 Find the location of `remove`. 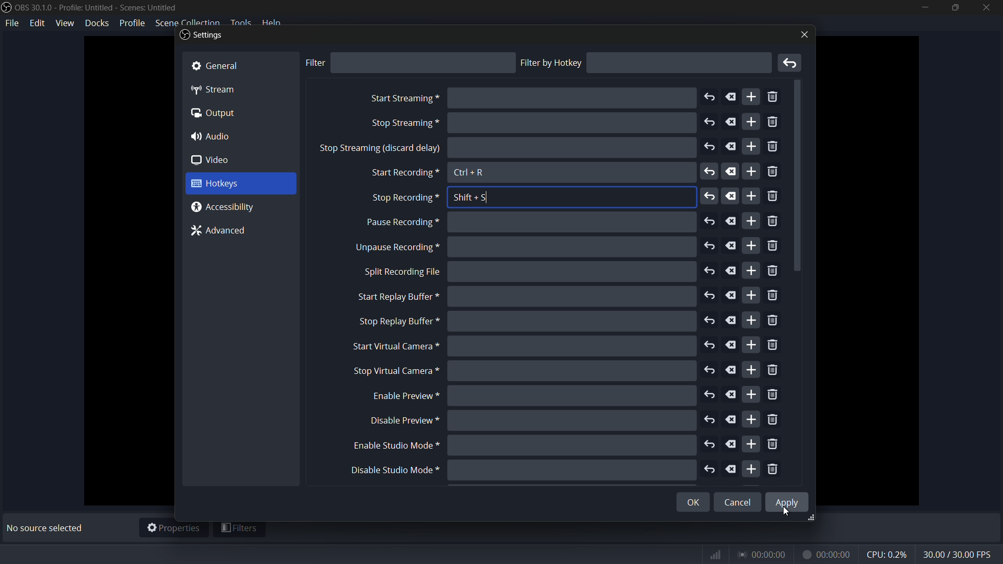

remove is located at coordinates (774, 420).